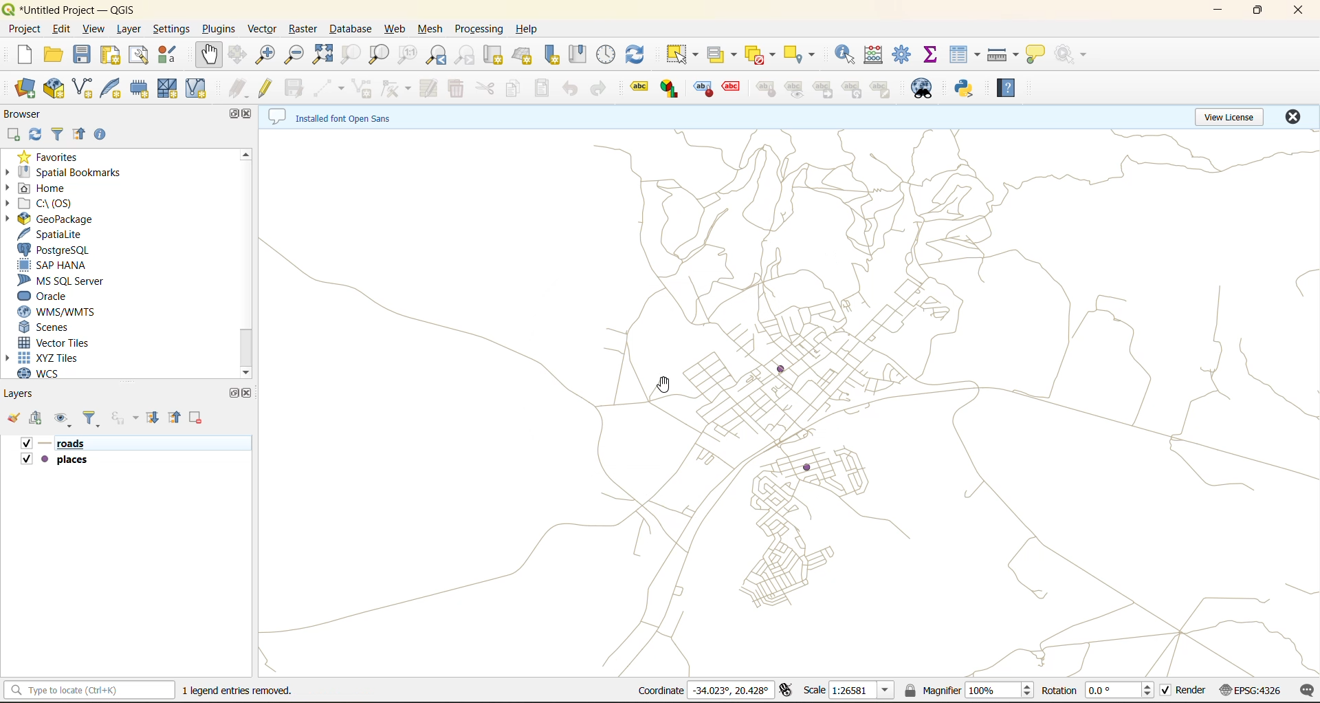 The width and height of the screenshot is (1320, 703). I want to click on zoom full, so click(325, 55).